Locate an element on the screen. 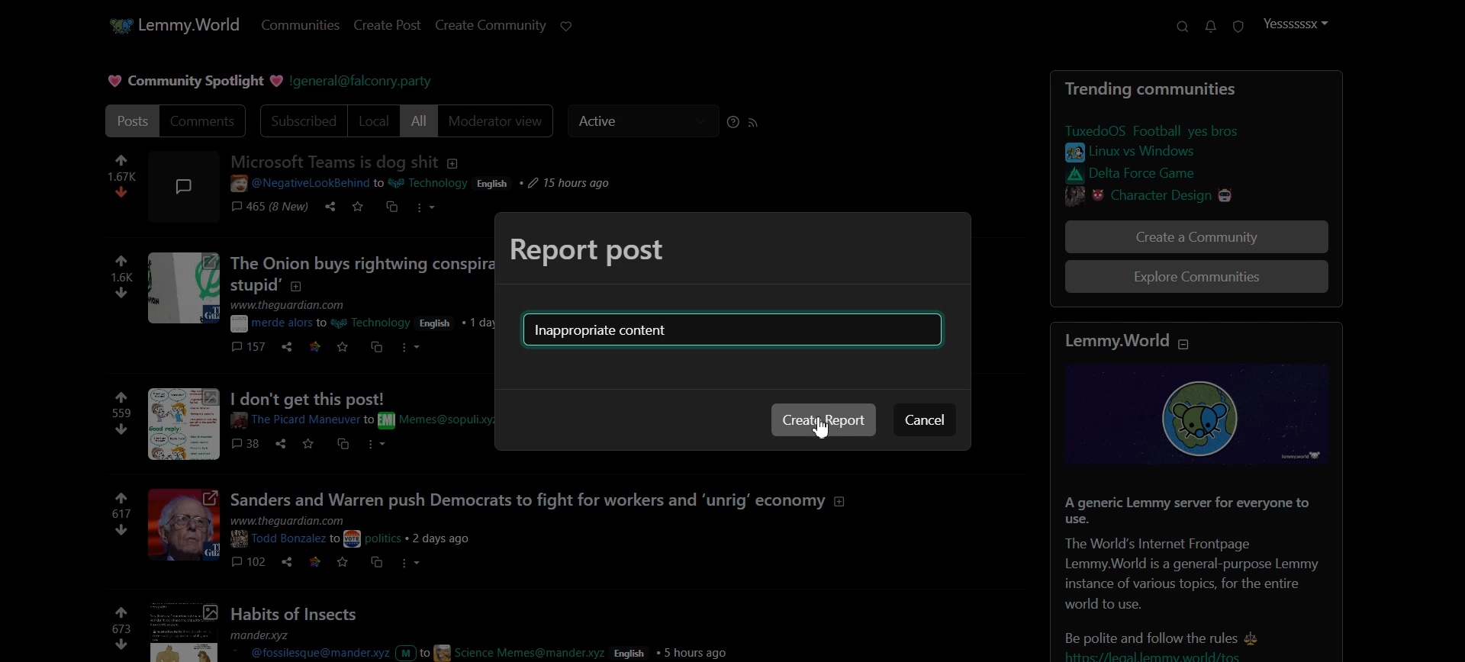 This screenshot has height=662, width=1465. numbers is located at coordinates (122, 278).